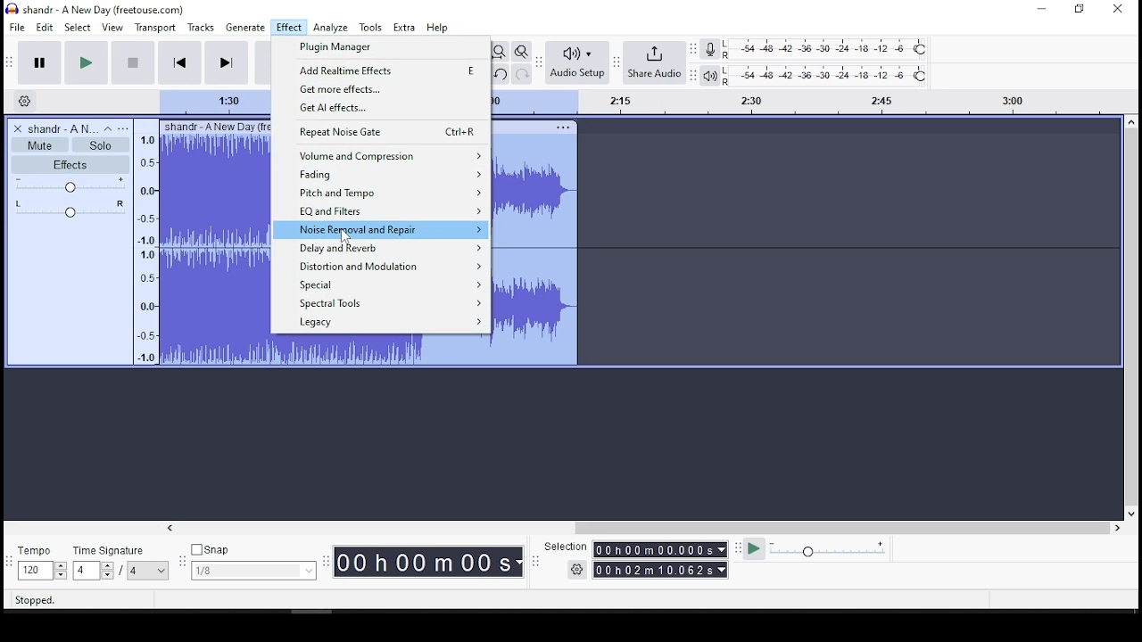  I want to click on effect, so click(290, 27).